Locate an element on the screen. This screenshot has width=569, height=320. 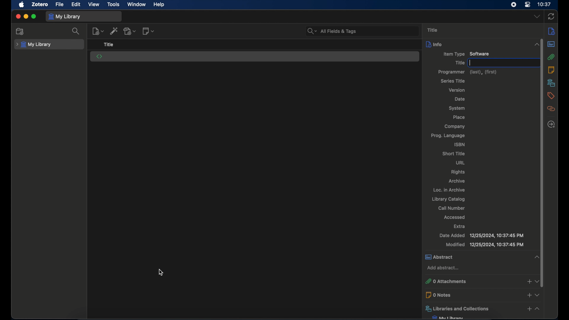
add abstract is located at coordinates (443, 268).